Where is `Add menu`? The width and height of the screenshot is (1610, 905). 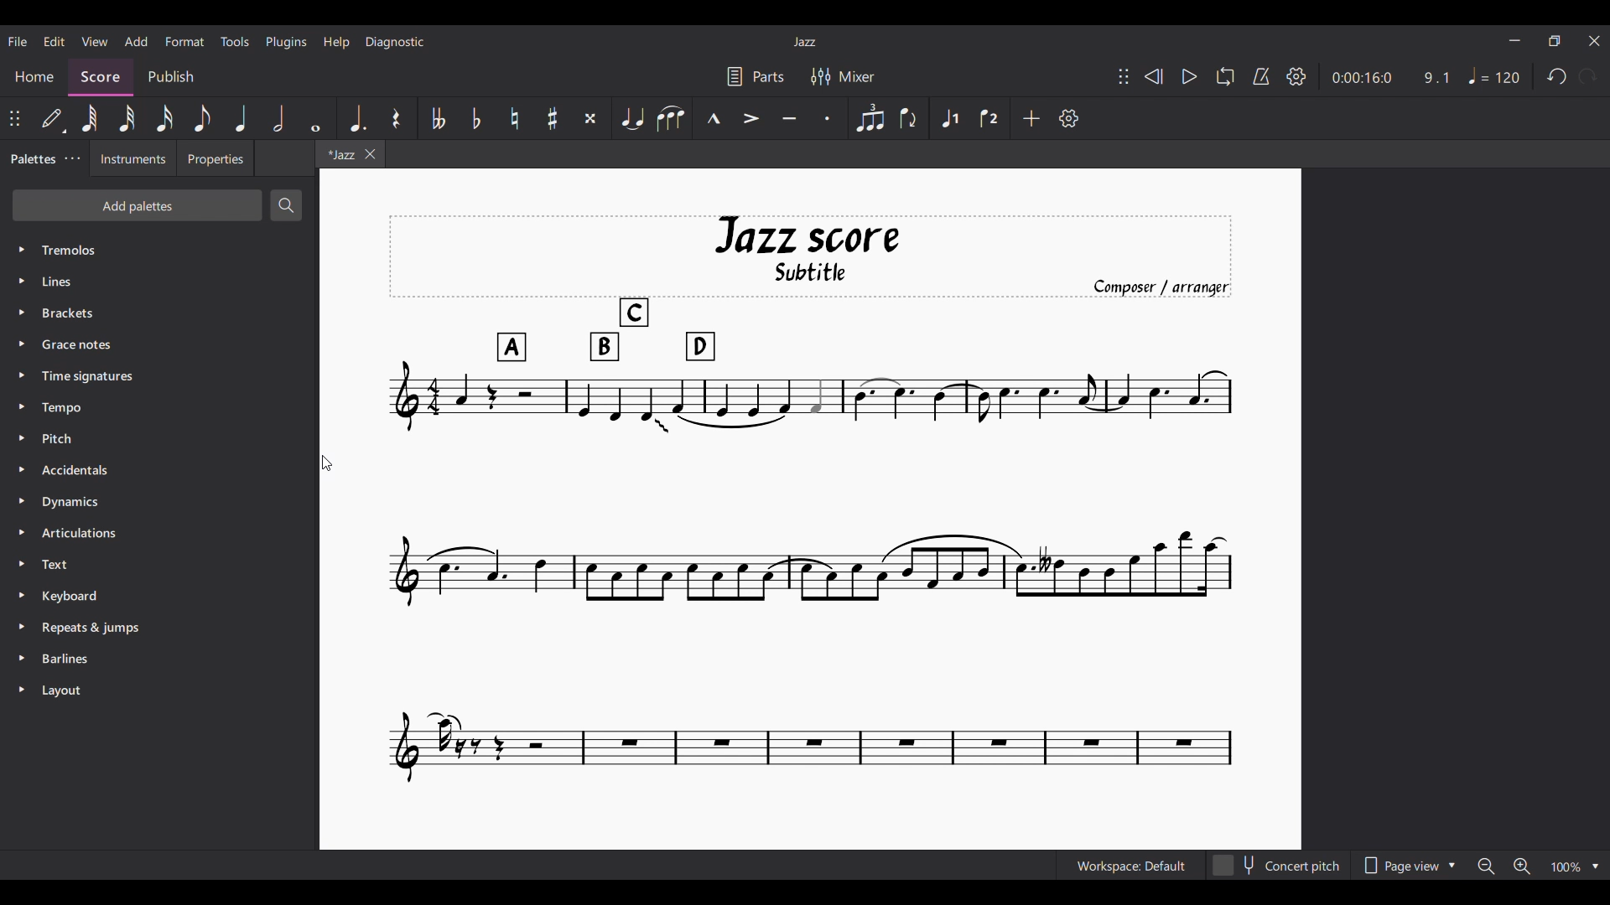
Add menu is located at coordinates (136, 41).